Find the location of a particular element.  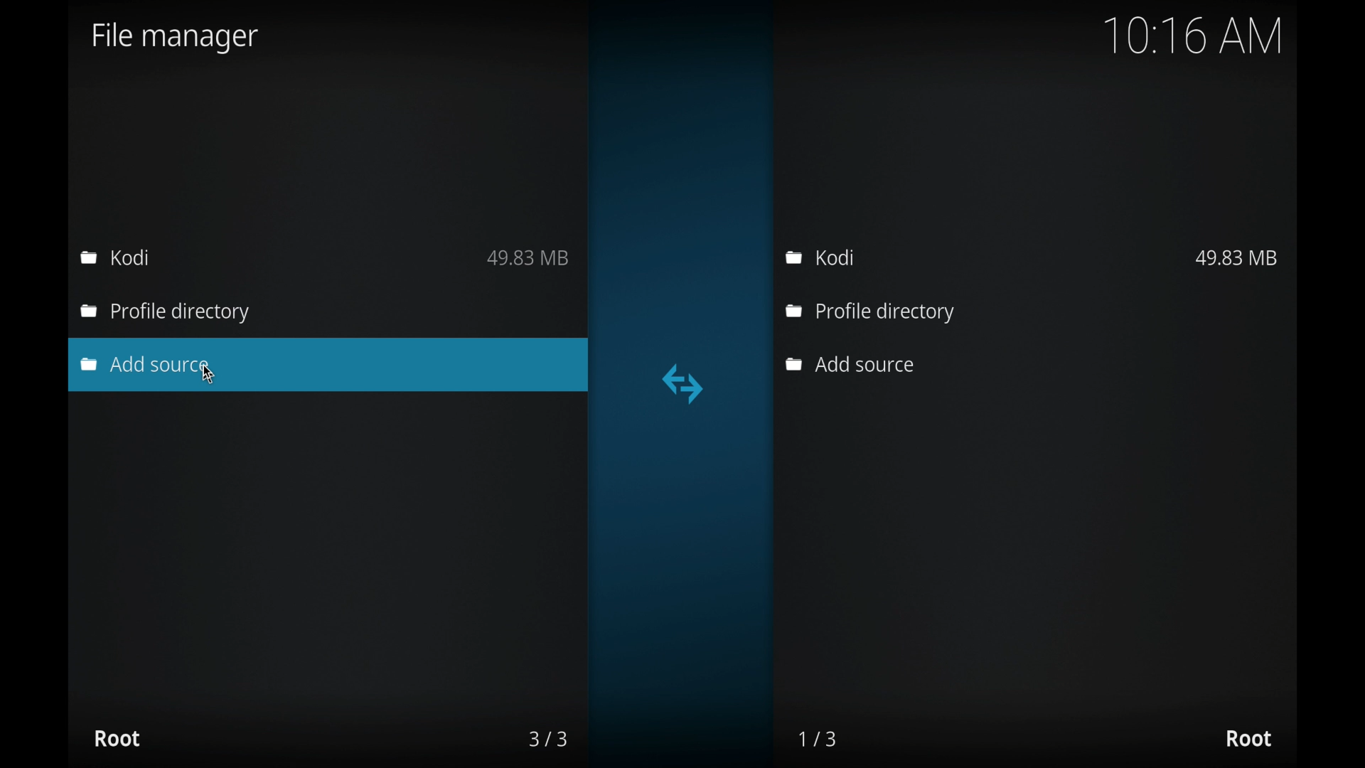

add source is located at coordinates (849, 365).